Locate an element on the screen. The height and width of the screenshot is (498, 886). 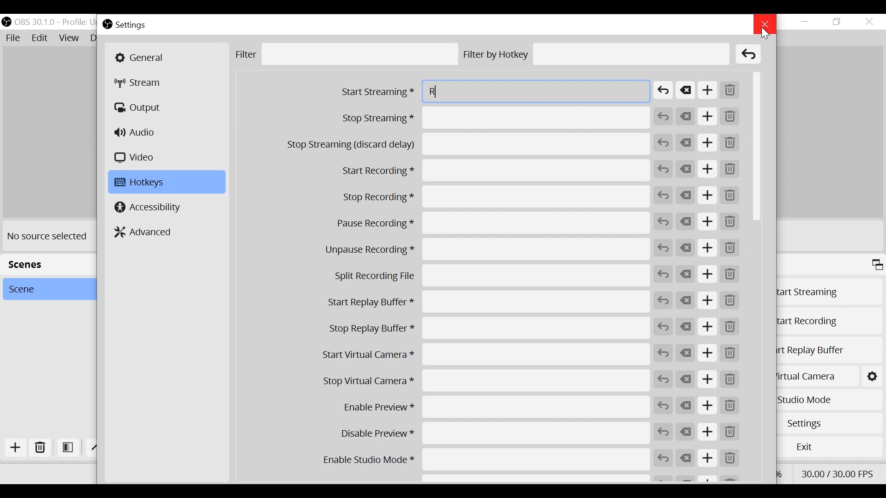
Add is located at coordinates (17, 448).